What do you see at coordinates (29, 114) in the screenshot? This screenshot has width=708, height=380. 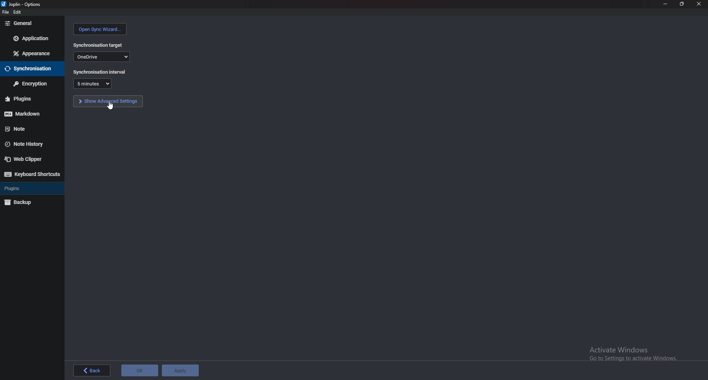 I see `markdown` at bounding box center [29, 114].